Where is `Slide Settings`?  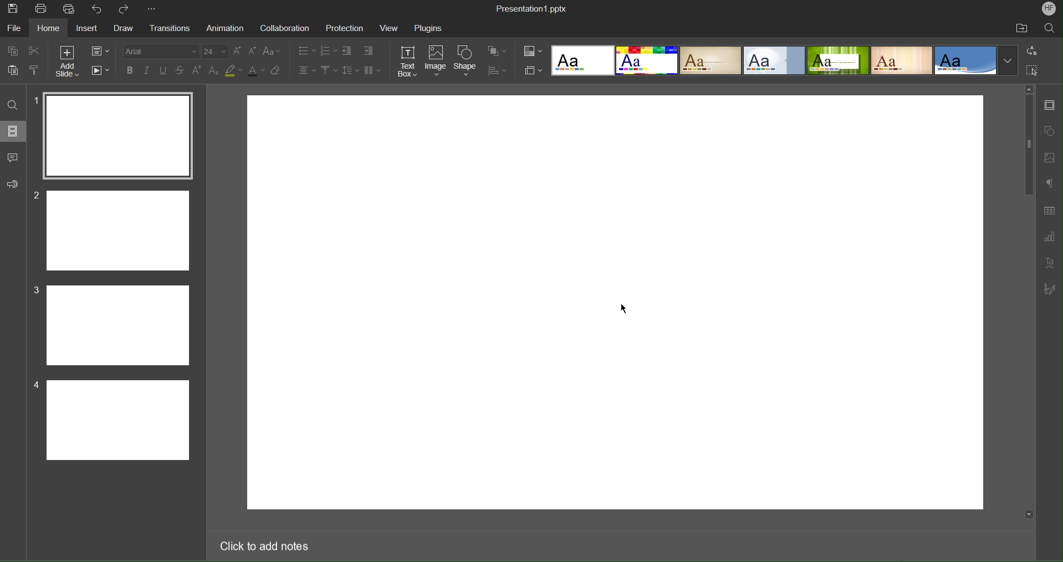
Slide Settings is located at coordinates (1050, 105).